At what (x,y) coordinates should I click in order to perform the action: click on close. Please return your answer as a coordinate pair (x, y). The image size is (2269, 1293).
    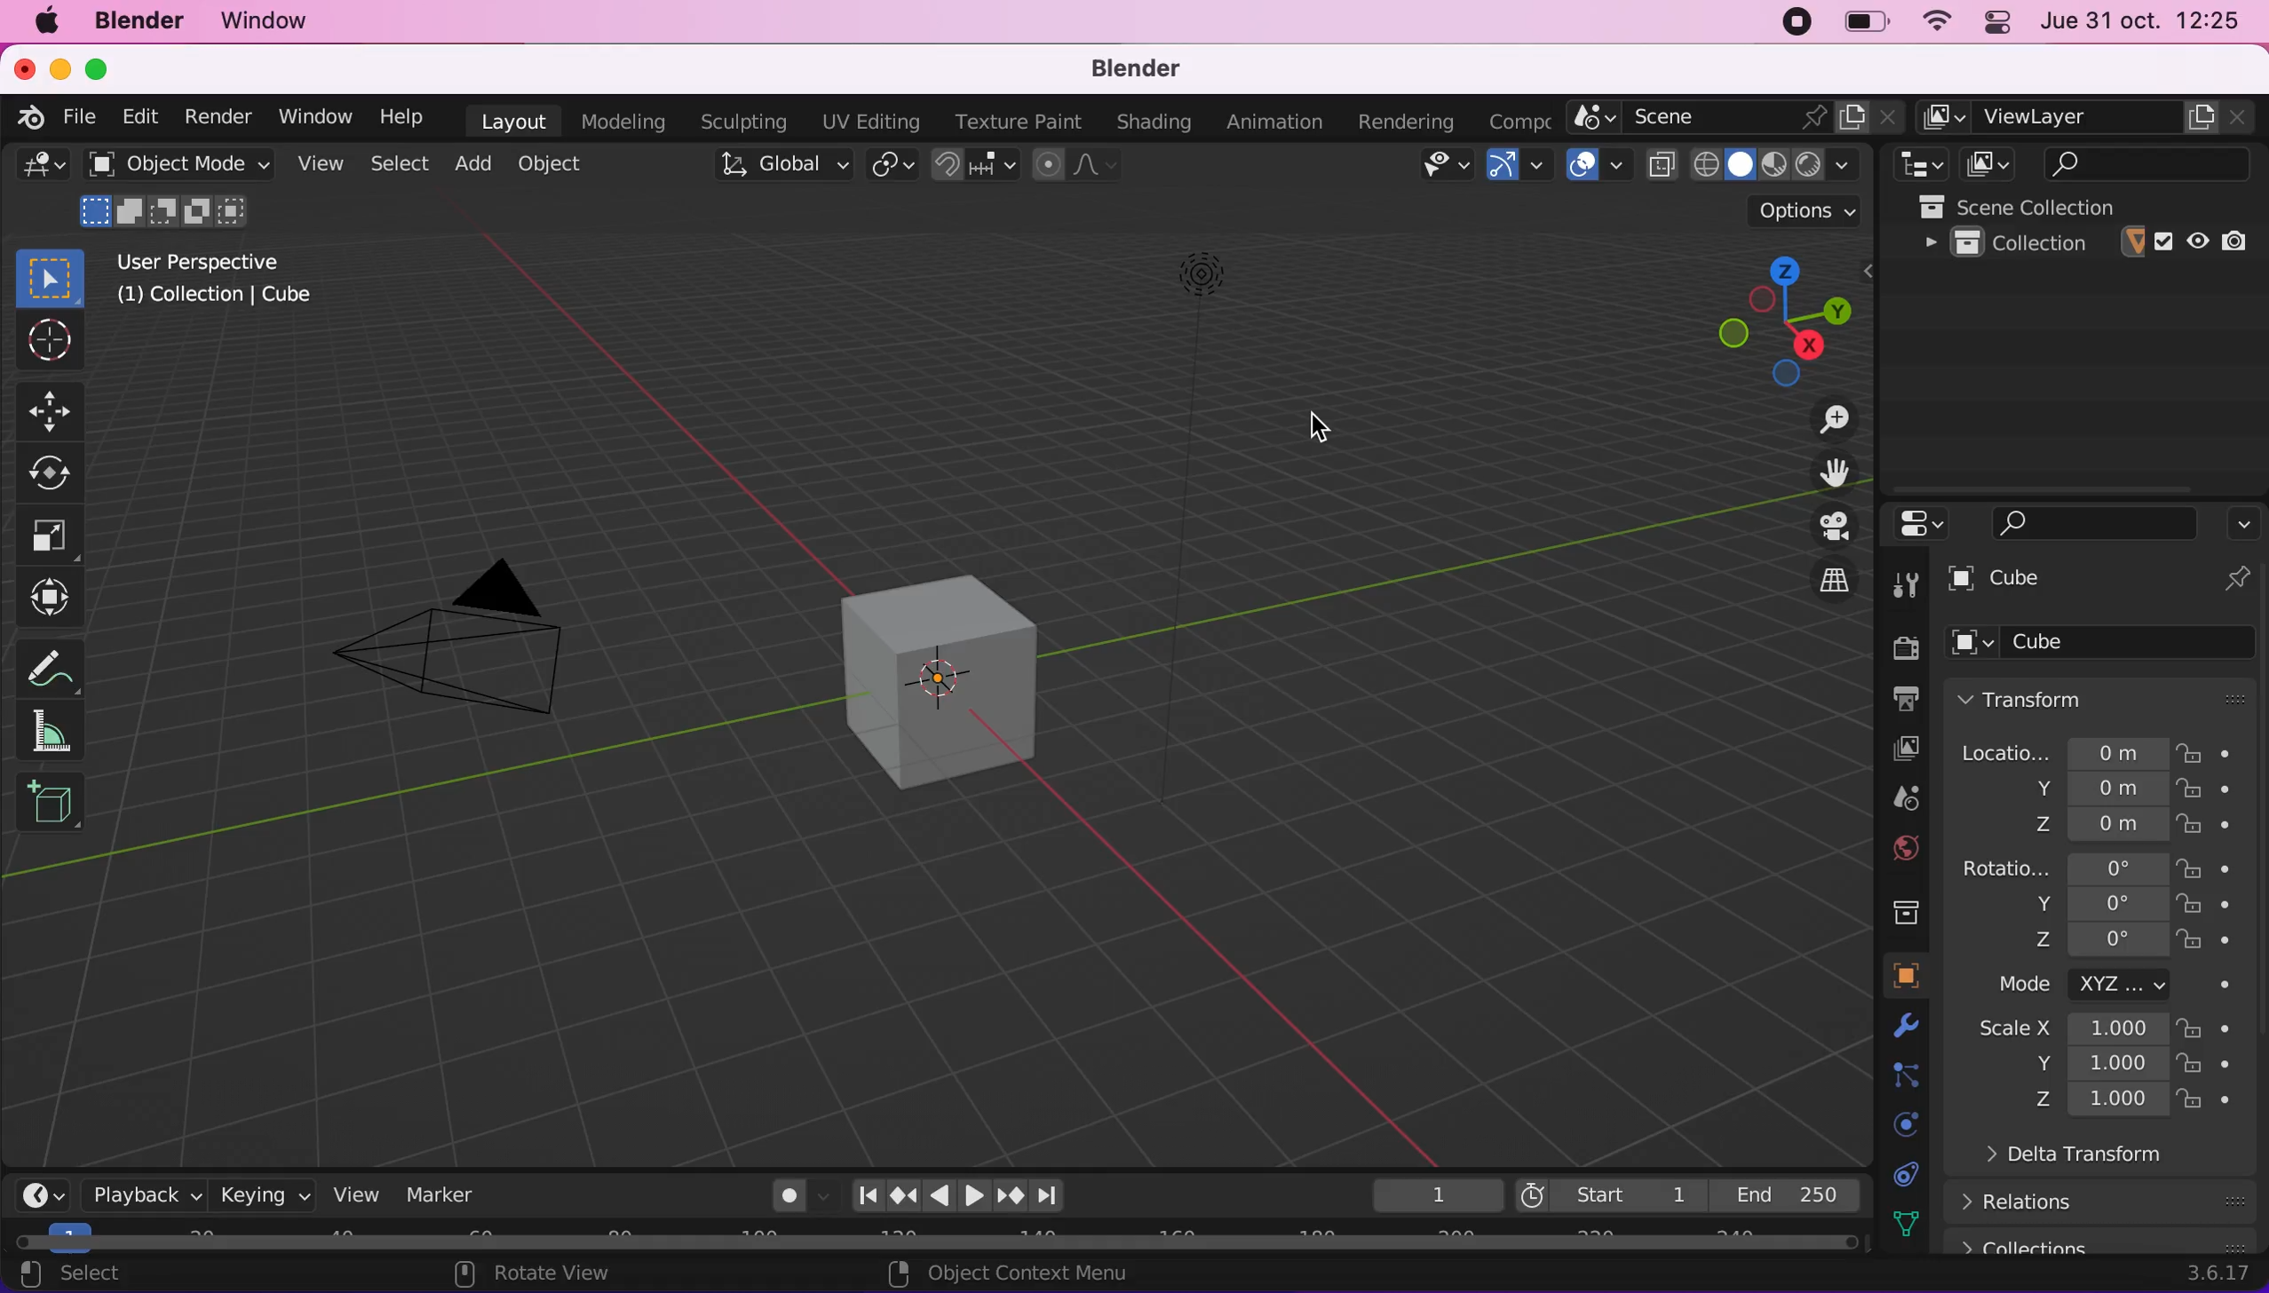
    Looking at the image, I should click on (23, 70).